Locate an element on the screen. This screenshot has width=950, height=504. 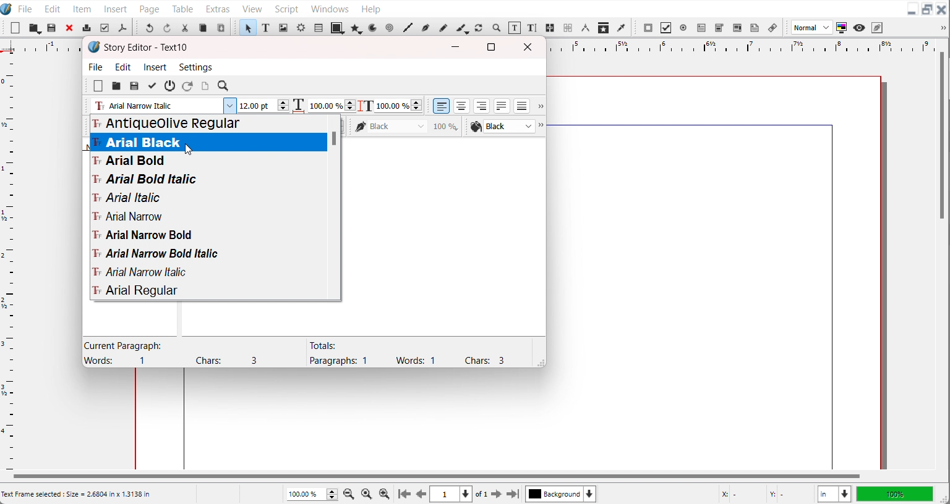
100% is located at coordinates (894, 493).